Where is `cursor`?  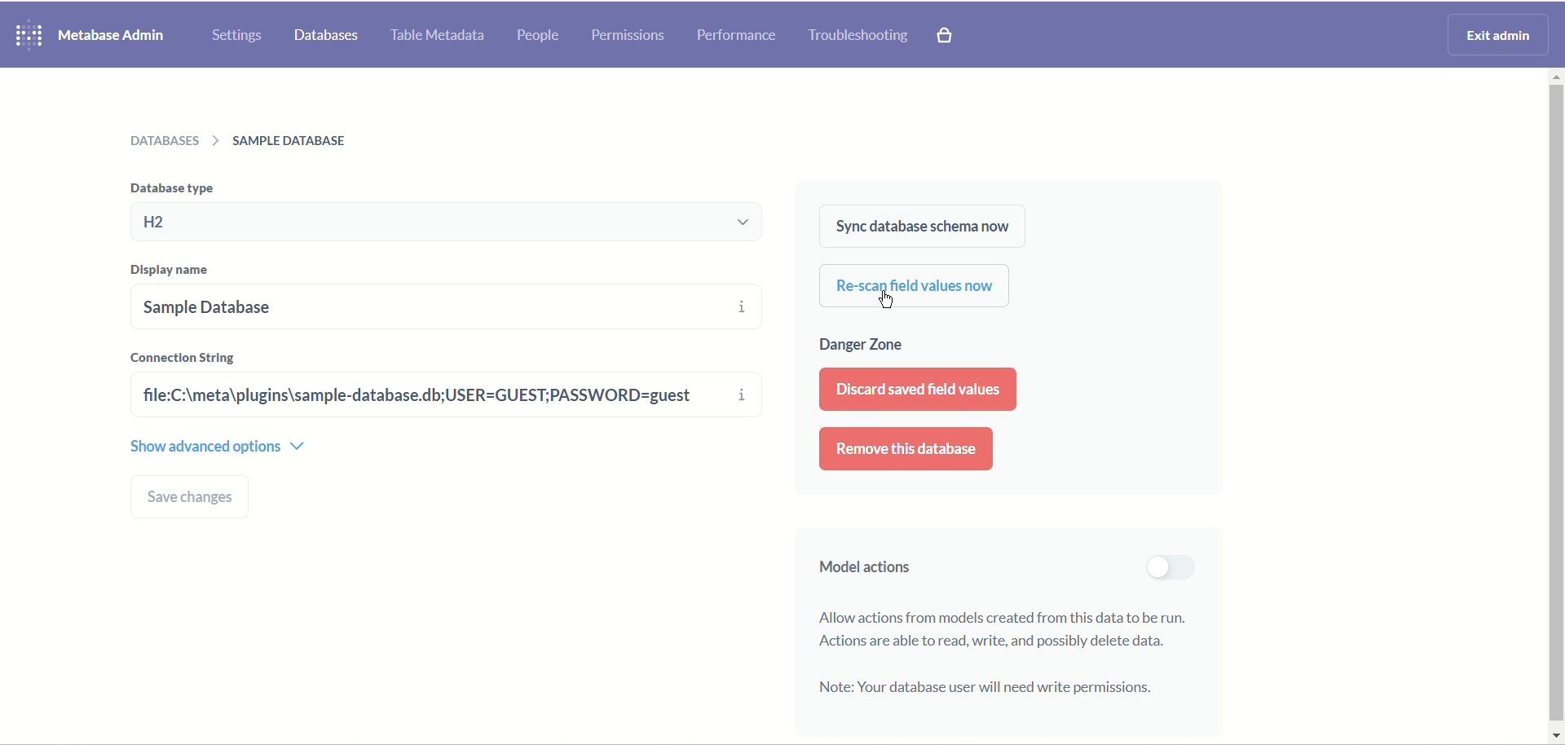
cursor is located at coordinates (891, 302).